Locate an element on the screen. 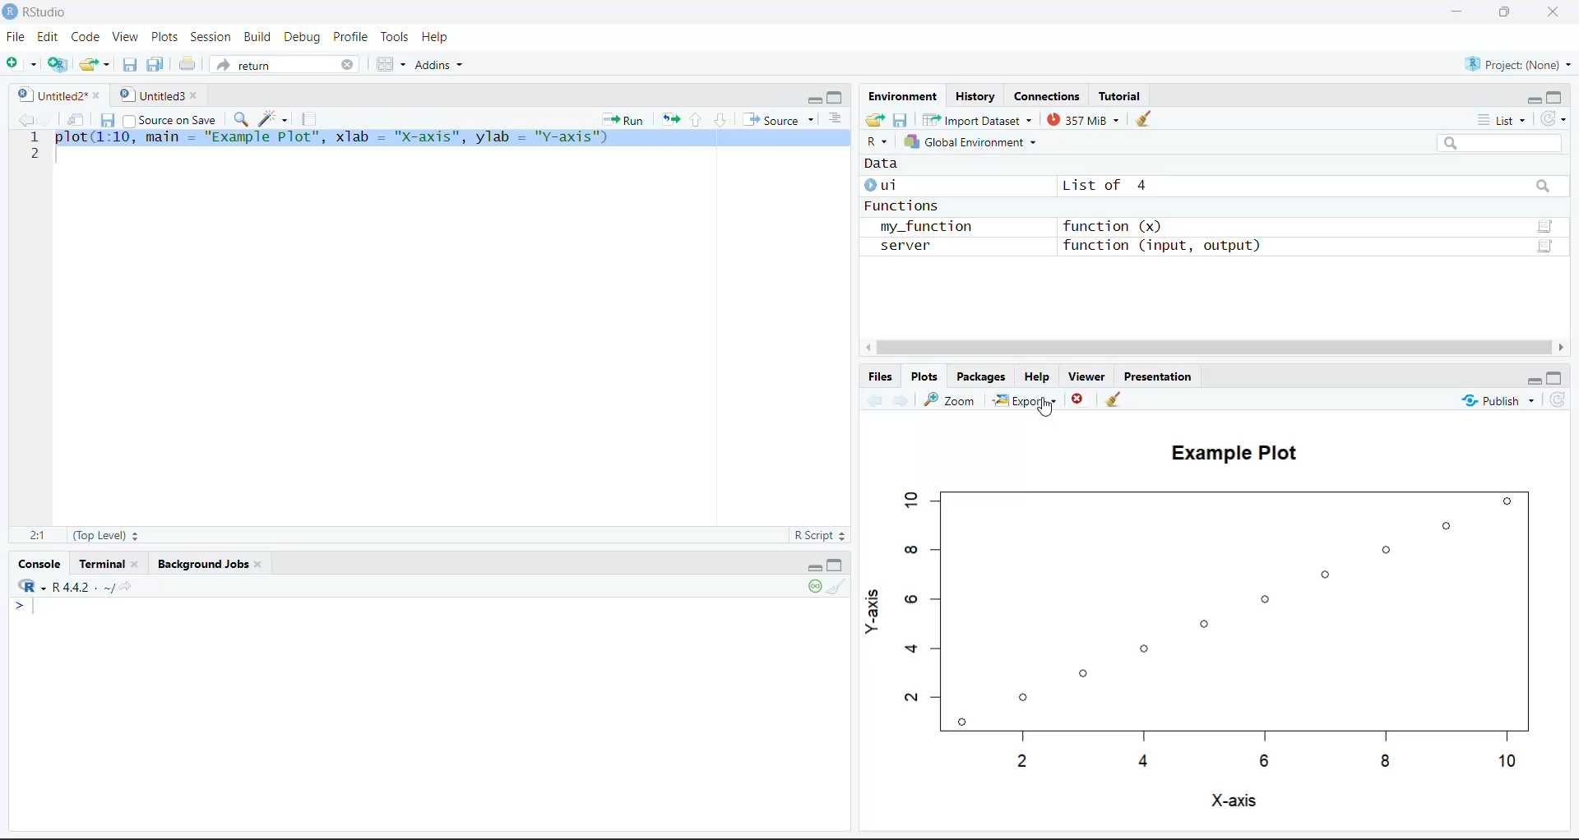 The width and height of the screenshot is (1579, 840). File is located at coordinates (17, 35).